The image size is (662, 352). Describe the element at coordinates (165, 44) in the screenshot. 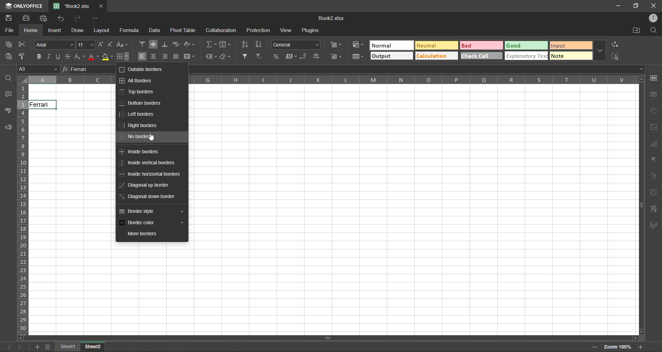

I see `align bottom` at that location.